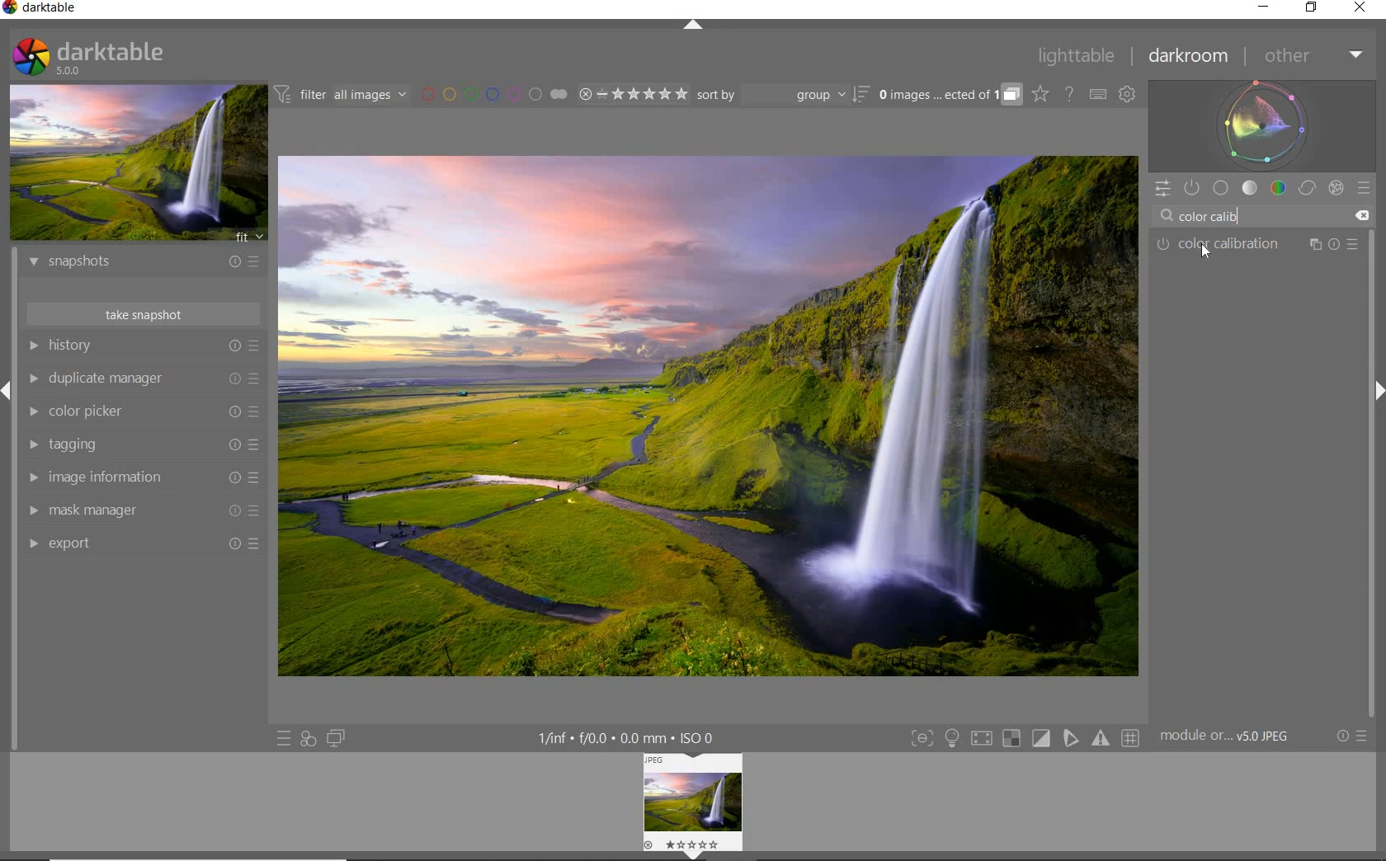  Describe the element at coordinates (283, 737) in the screenshot. I see `QUICK ACCESS TO PRESET` at that location.